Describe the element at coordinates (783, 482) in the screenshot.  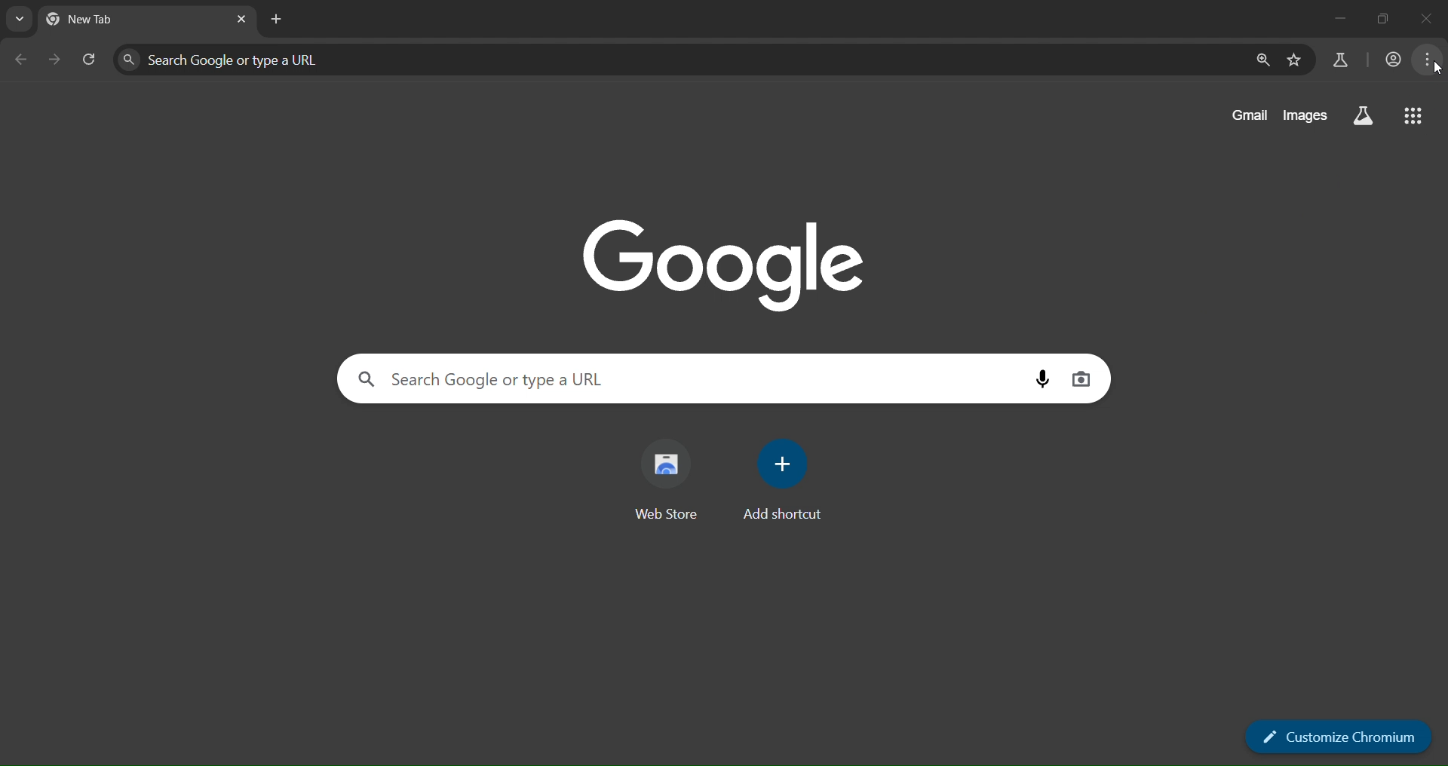
I see `add shortcut` at that location.